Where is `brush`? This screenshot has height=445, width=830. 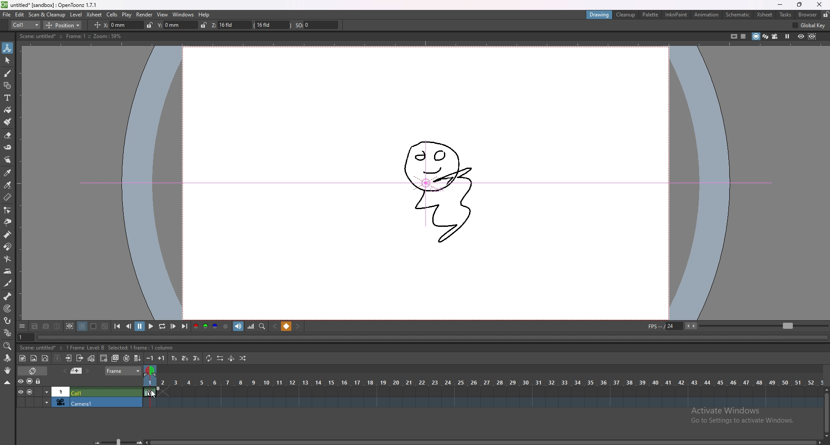
brush is located at coordinates (8, 122).